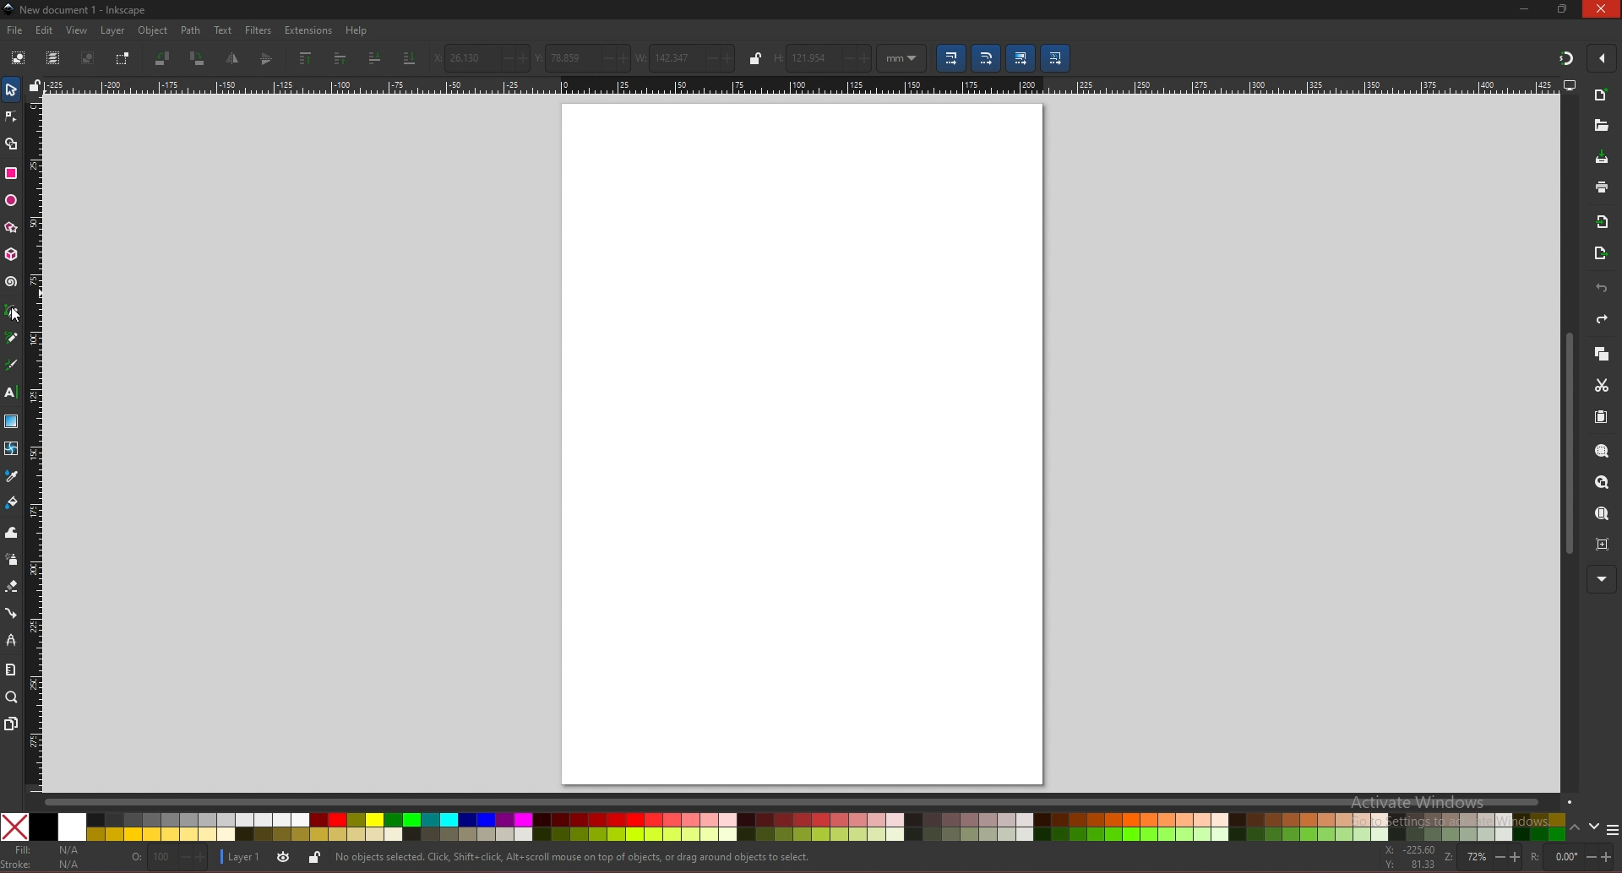 This screenshot has height=873, width=1622. What do you see at coordinates (480, 58) in the screenshot?
I see `x coordinate` at bounding box center [480, 58].